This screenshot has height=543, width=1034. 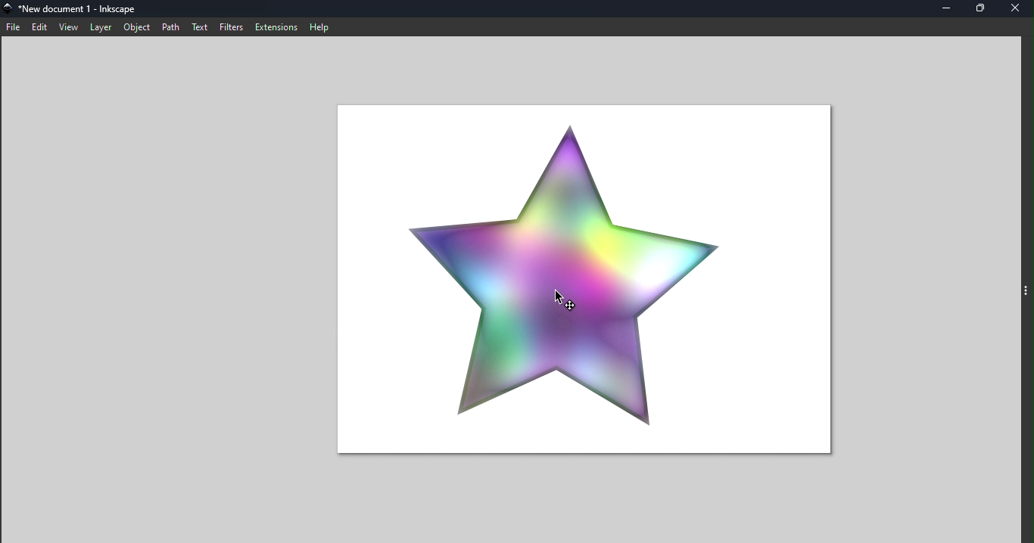 What do you see at coordinates (274, 26) in the screenshot?
I see `Extensions` at bounding box center [274, 26].